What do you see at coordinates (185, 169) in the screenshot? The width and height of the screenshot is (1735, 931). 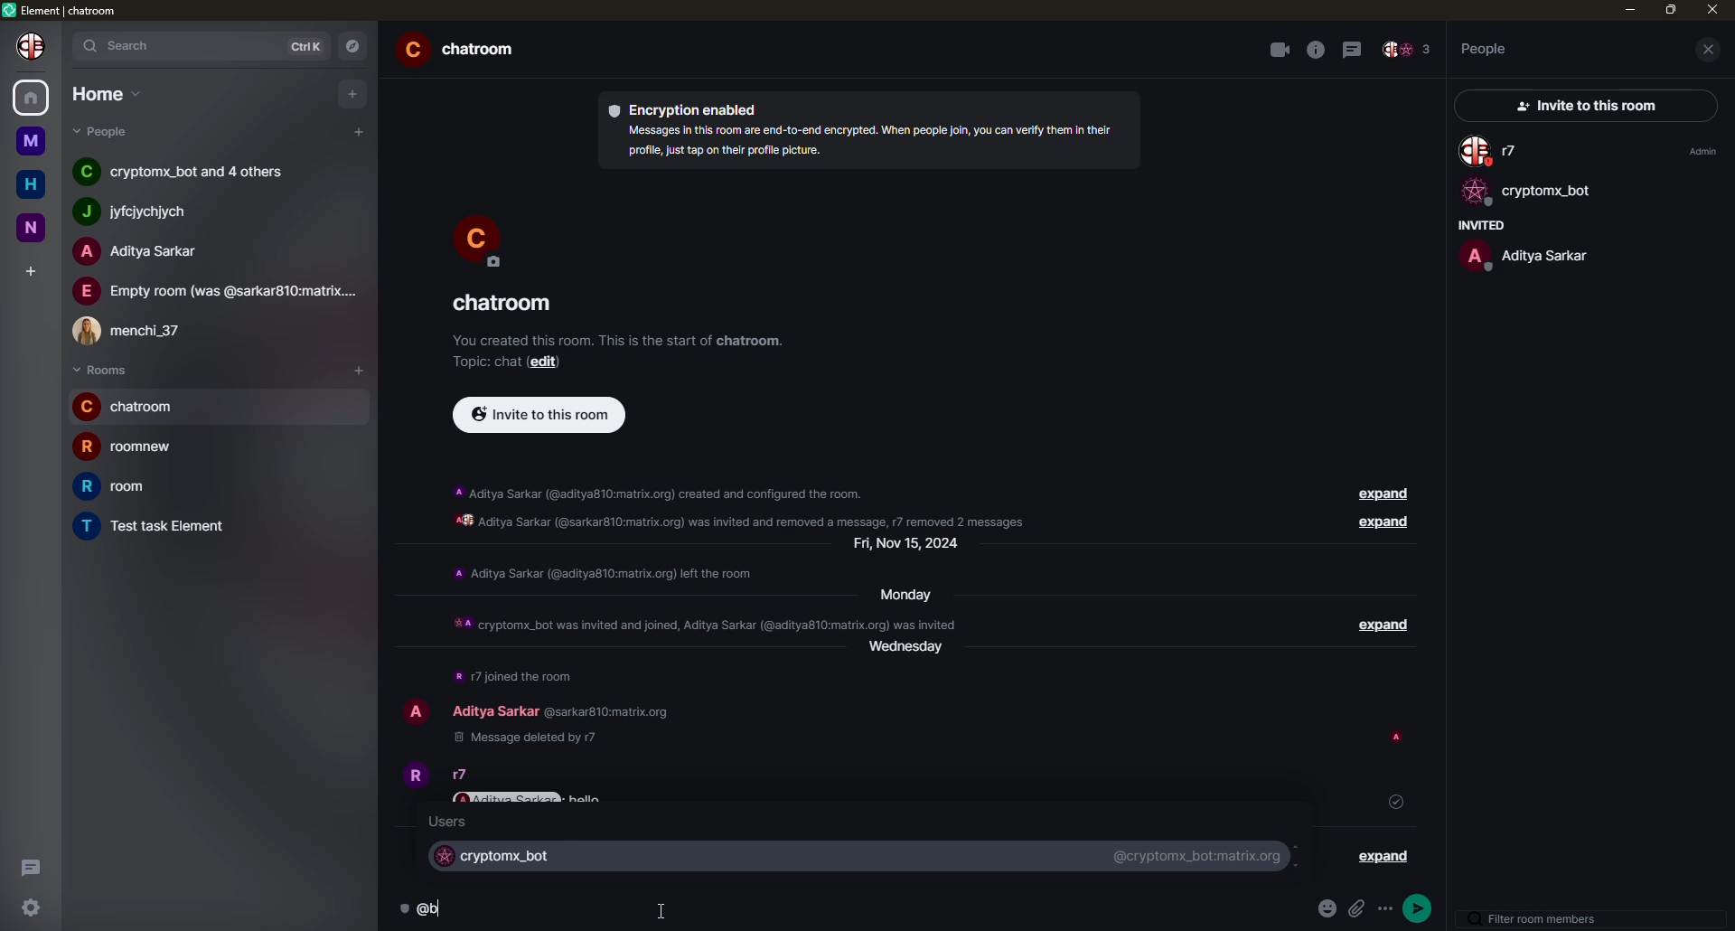 I see `people` at bounding box center [185, 169].